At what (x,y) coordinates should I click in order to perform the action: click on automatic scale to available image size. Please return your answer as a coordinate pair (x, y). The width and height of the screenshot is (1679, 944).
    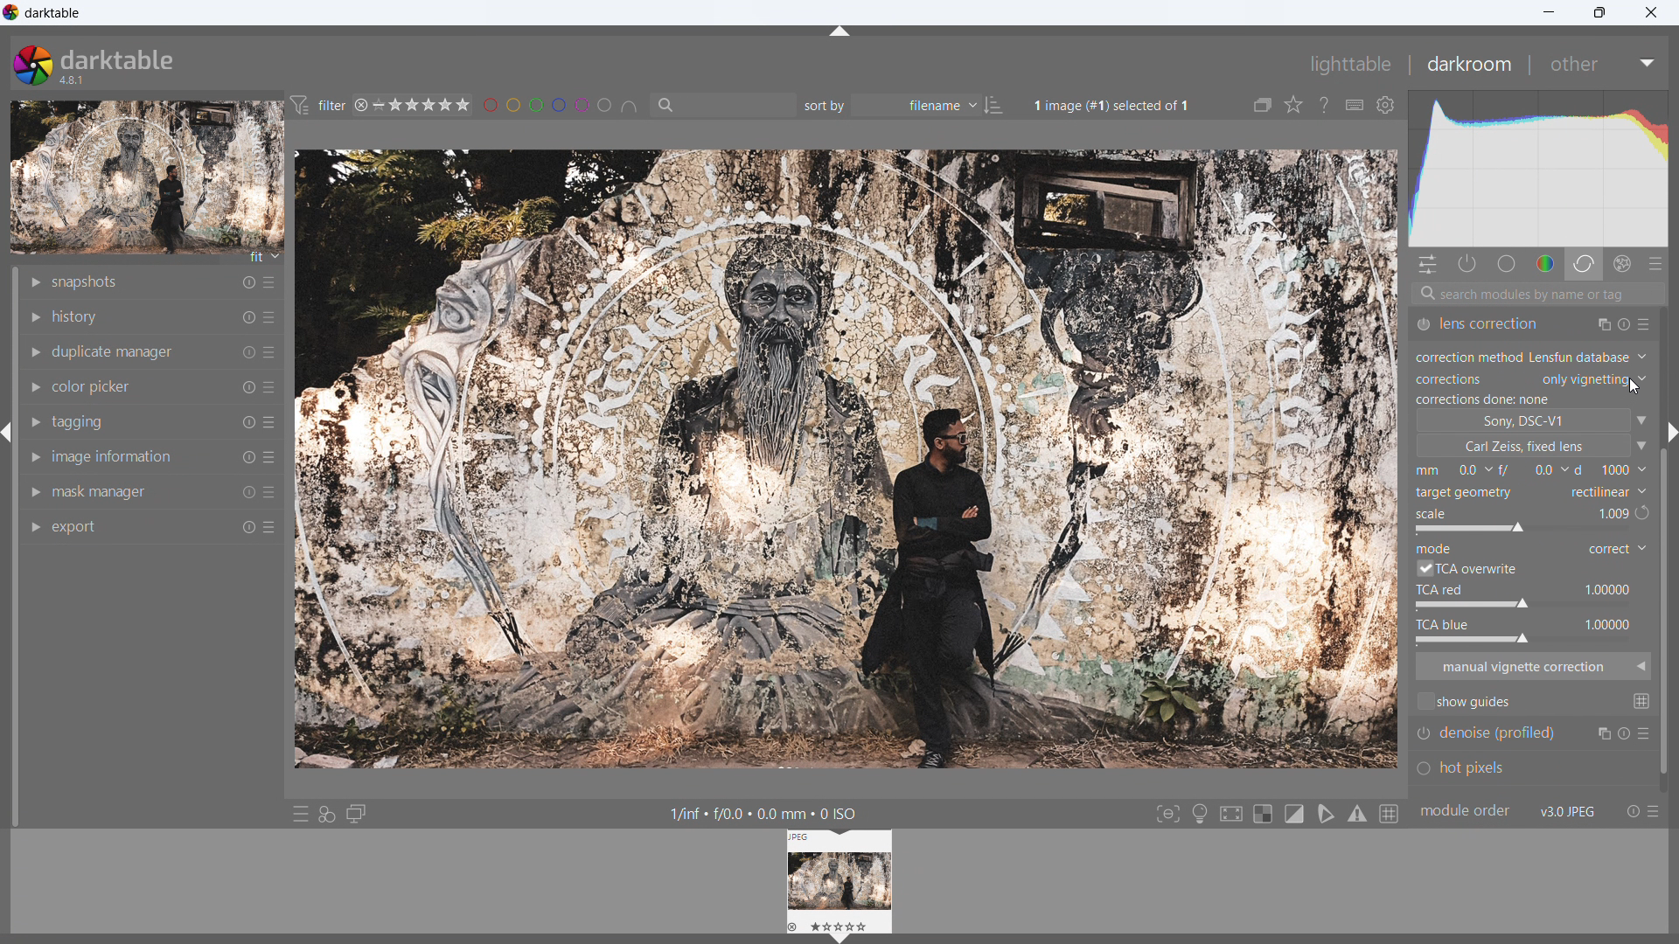
    Looking at the image, I should click on (1642, 514).